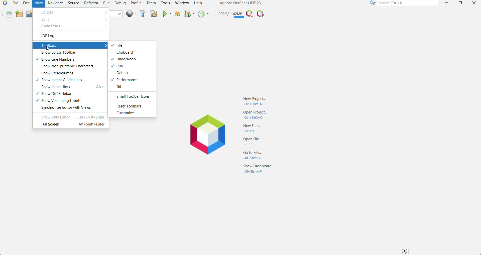 Image resolution: width=481 pixels, height=255 pixels. I want to click on New File, so click(255, 129).